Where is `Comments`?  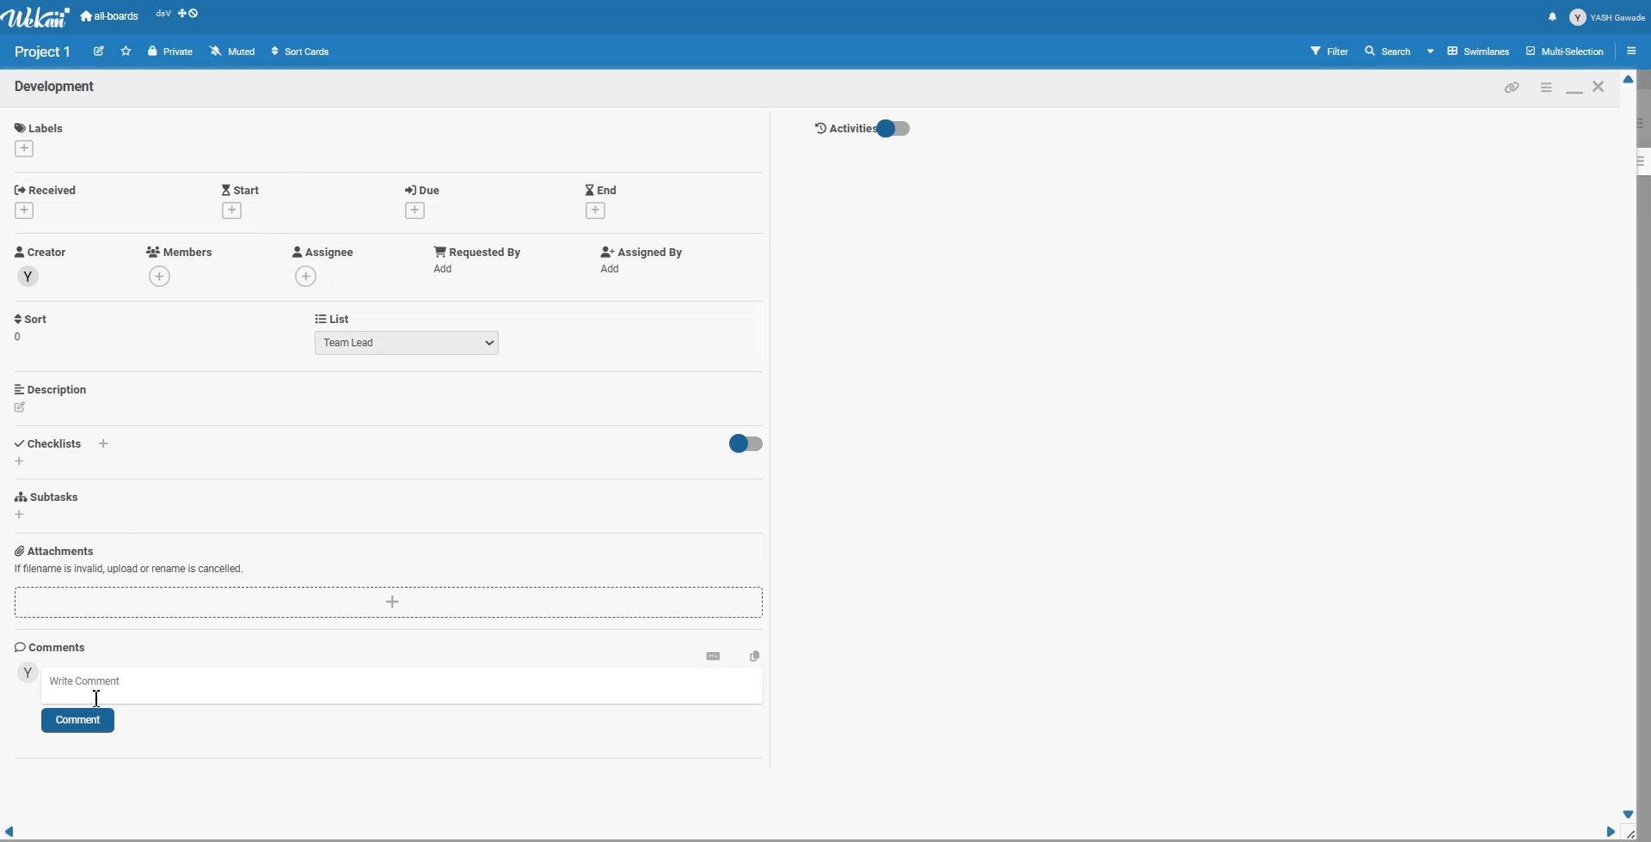
Comments is located at coordinates (51, 647).